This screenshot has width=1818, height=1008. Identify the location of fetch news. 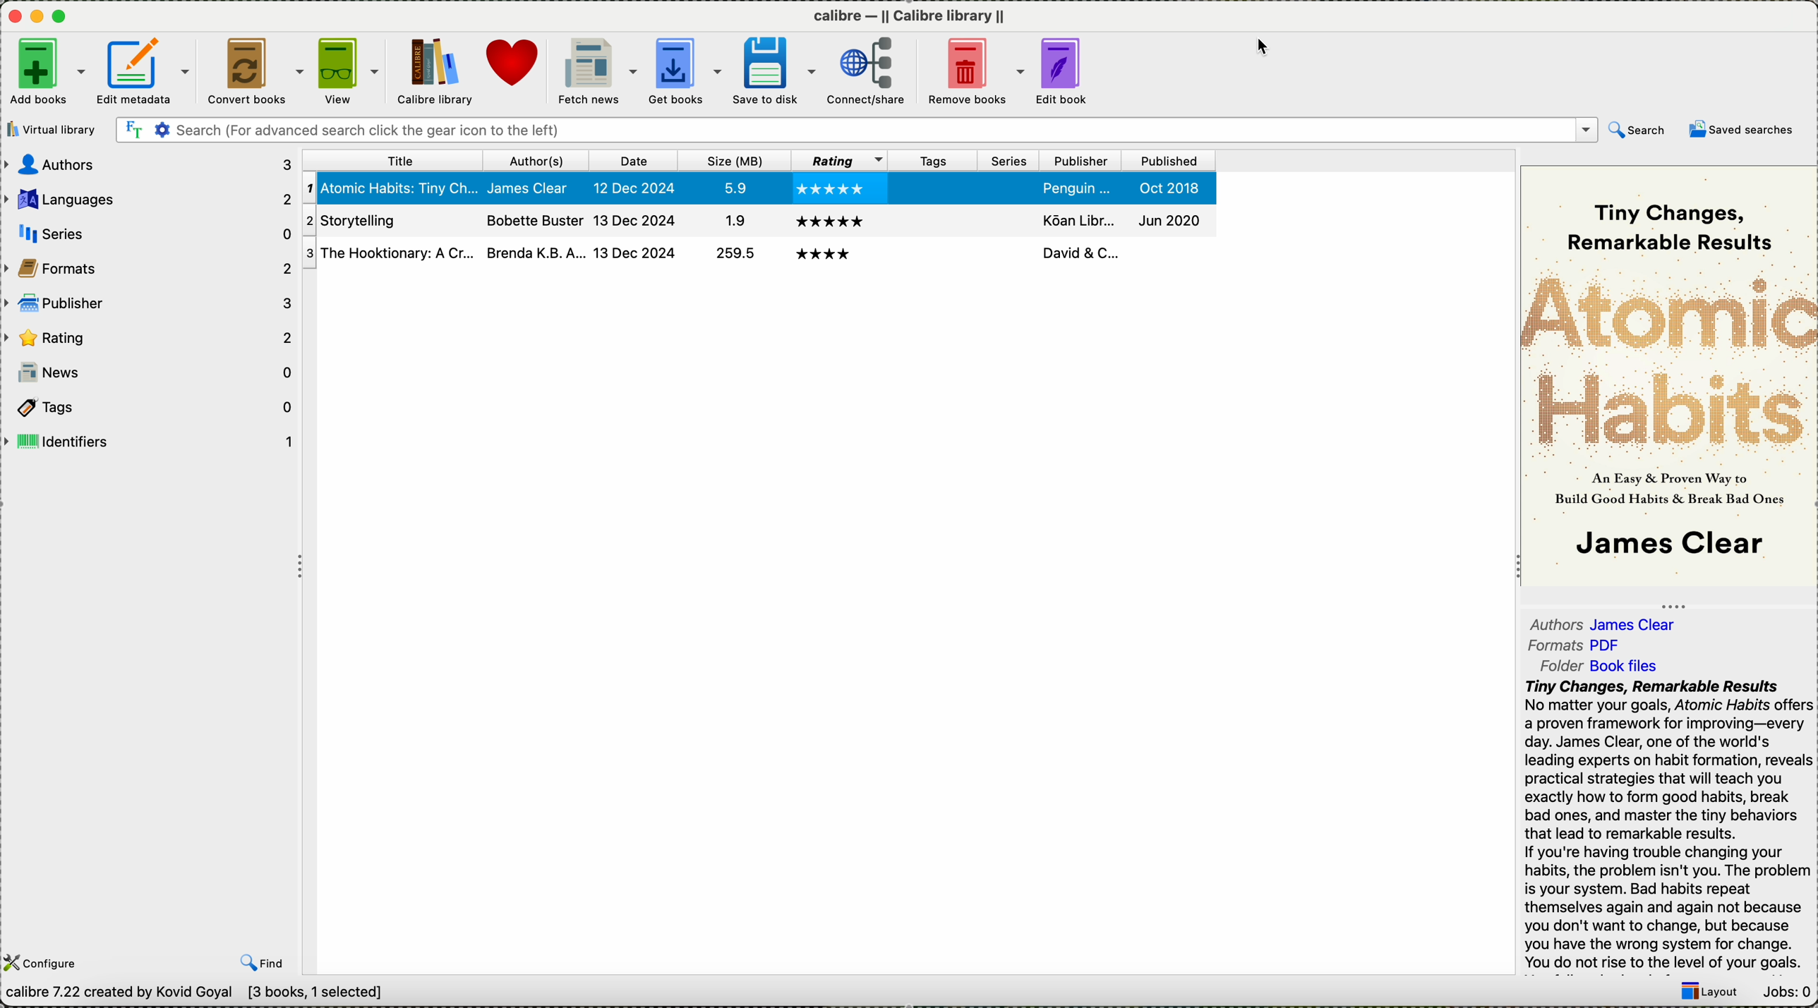
(594, 71).